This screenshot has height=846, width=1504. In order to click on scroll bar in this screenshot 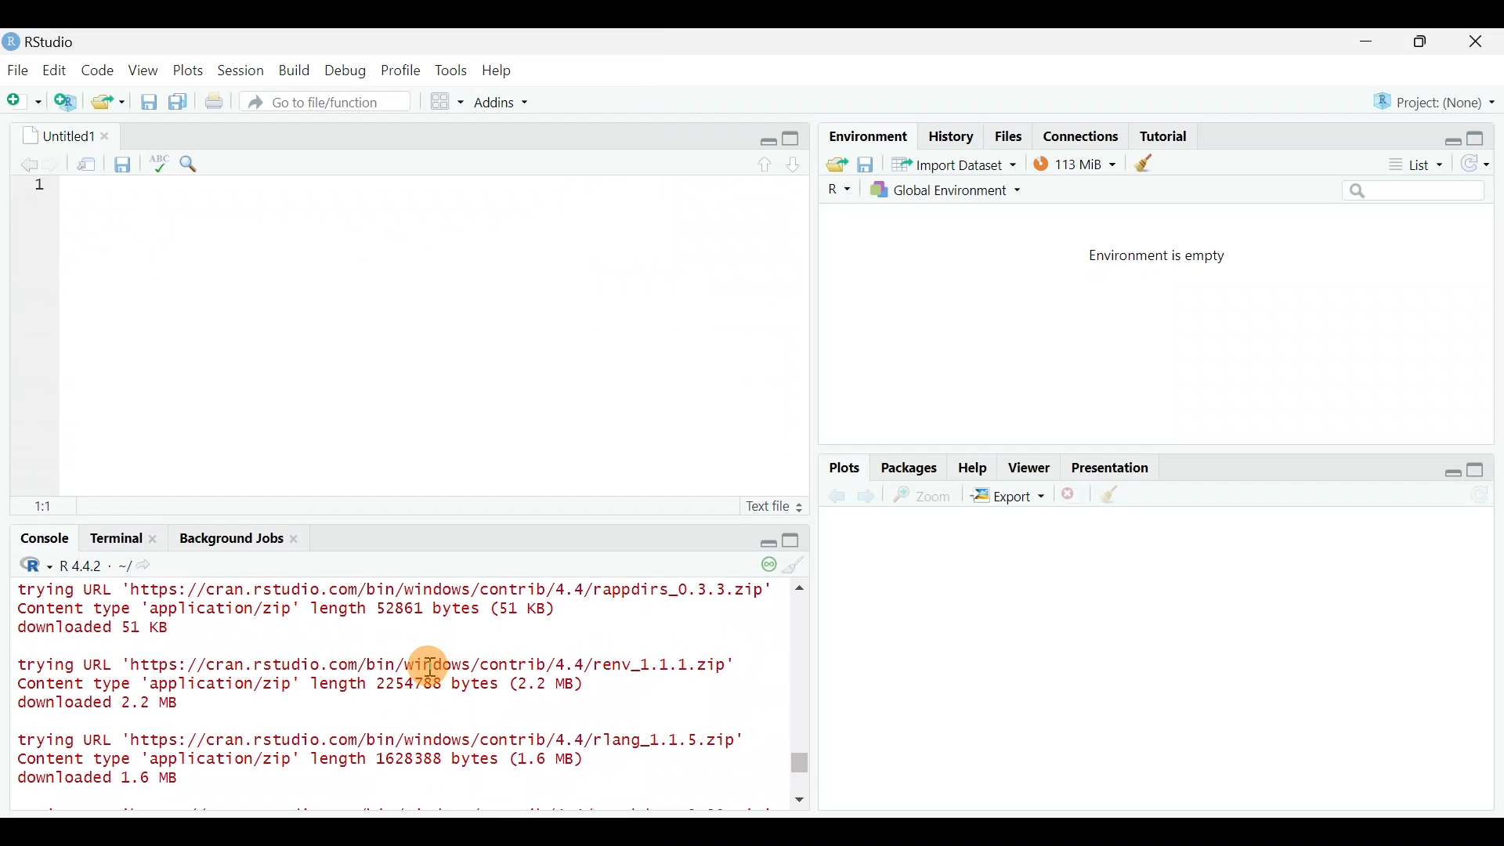, I will do `click(802, 495)`.